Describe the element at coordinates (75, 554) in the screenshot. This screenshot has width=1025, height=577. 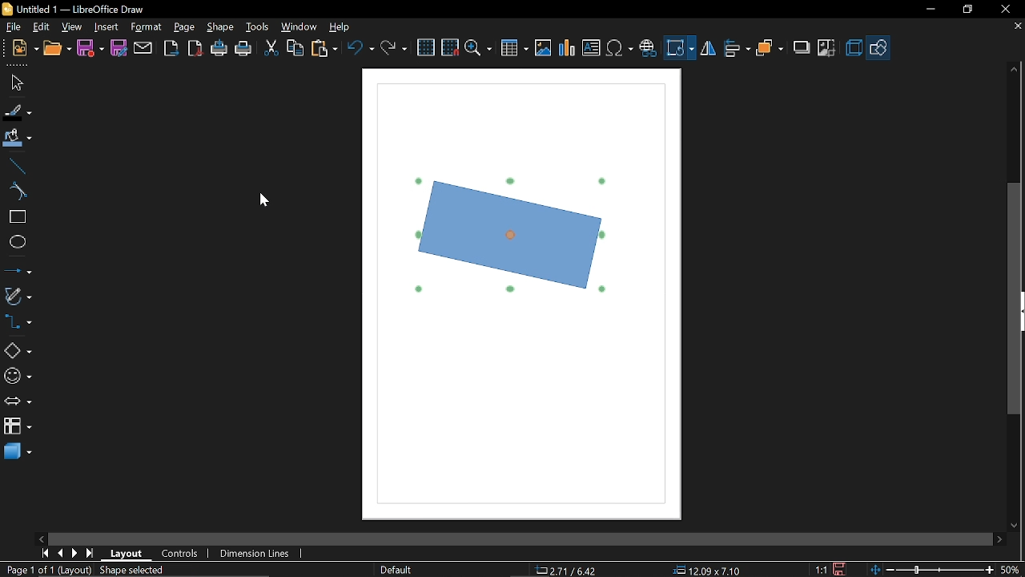
I see `next page` at that location.